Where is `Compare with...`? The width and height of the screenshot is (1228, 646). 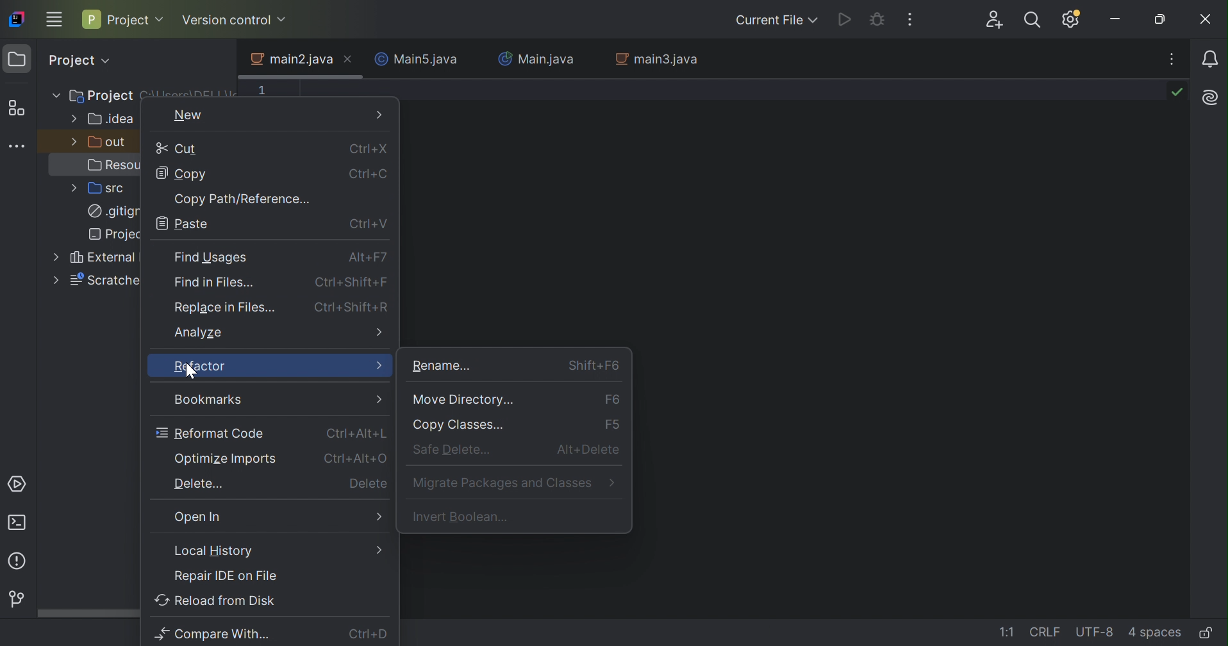 Compare with... is located at coordinates (213, 633).